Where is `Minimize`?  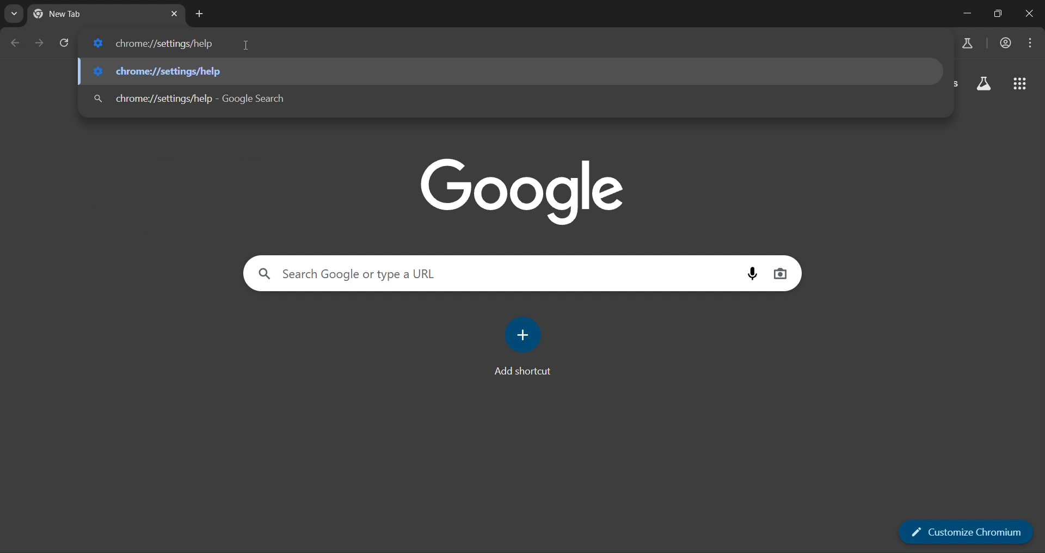
Minimize is located at coordinates (966, 14).